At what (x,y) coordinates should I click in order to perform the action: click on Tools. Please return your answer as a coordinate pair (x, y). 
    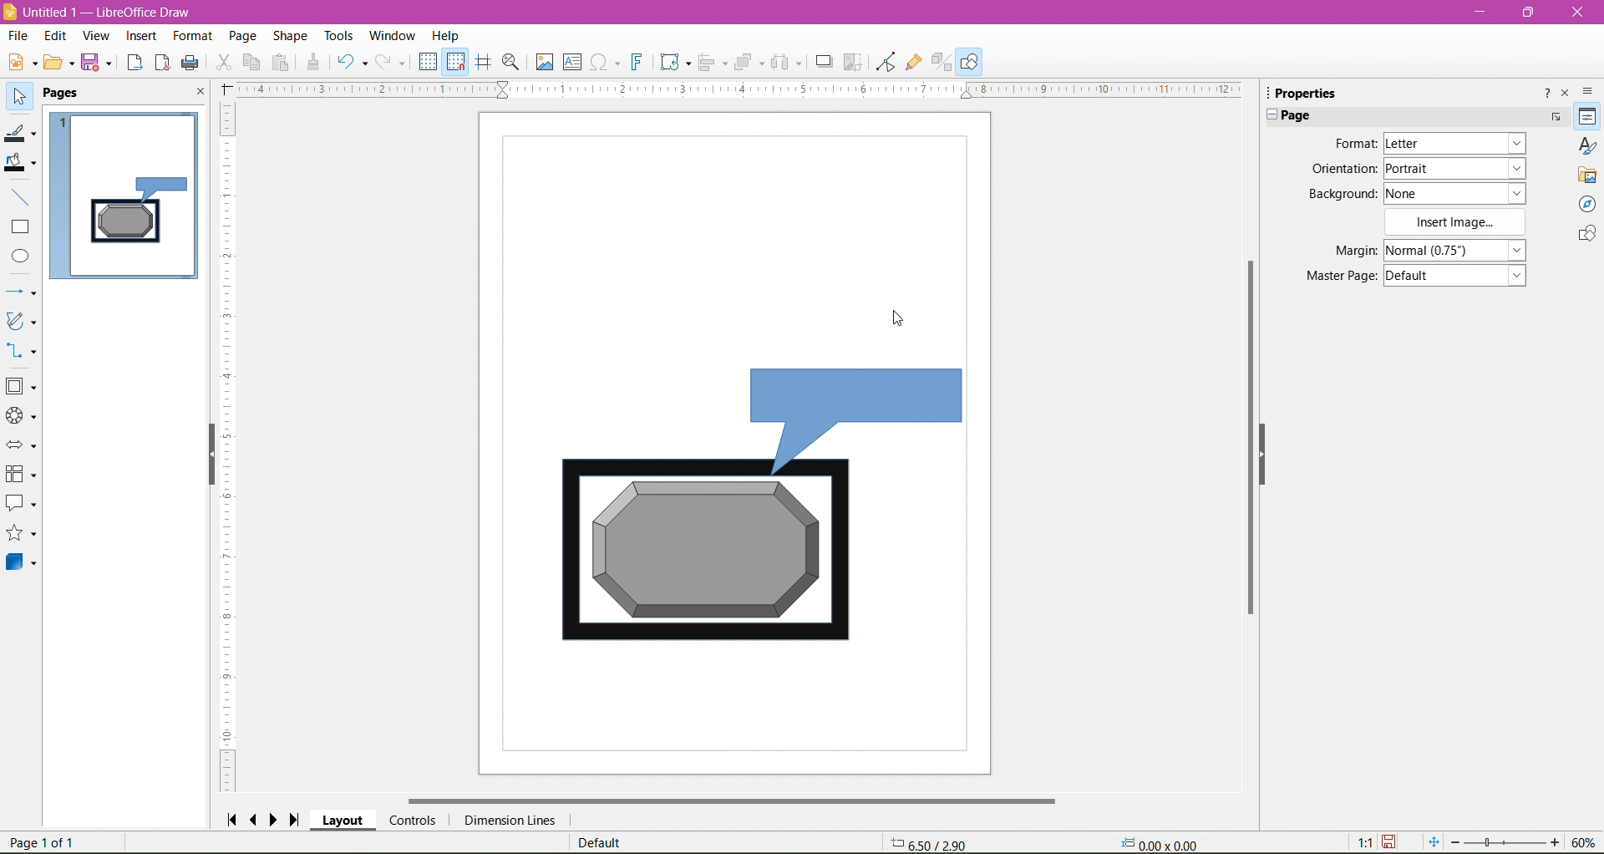
    Looking at the image, I should click on (333, 34).